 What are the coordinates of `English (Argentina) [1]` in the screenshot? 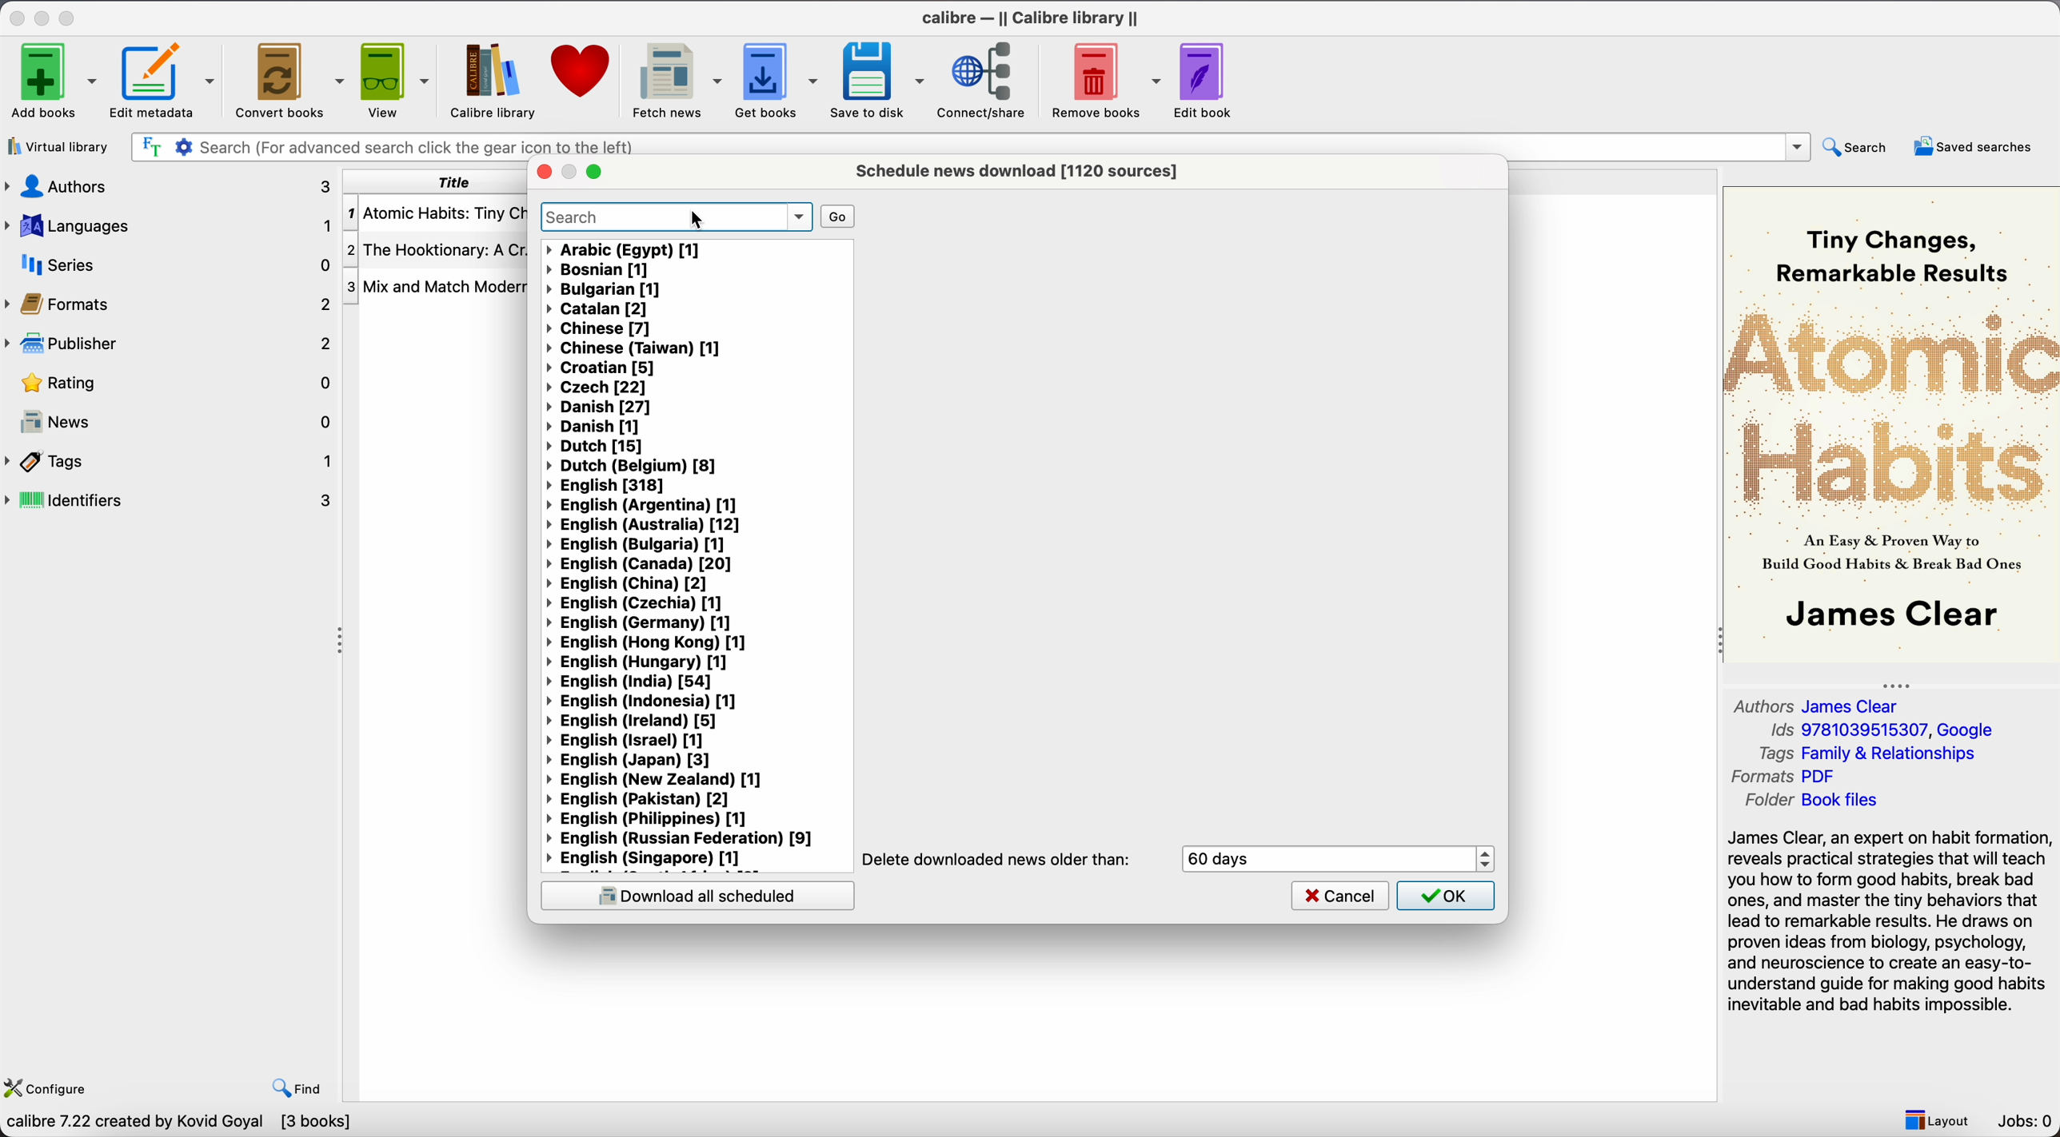 It's located at (644, 505).